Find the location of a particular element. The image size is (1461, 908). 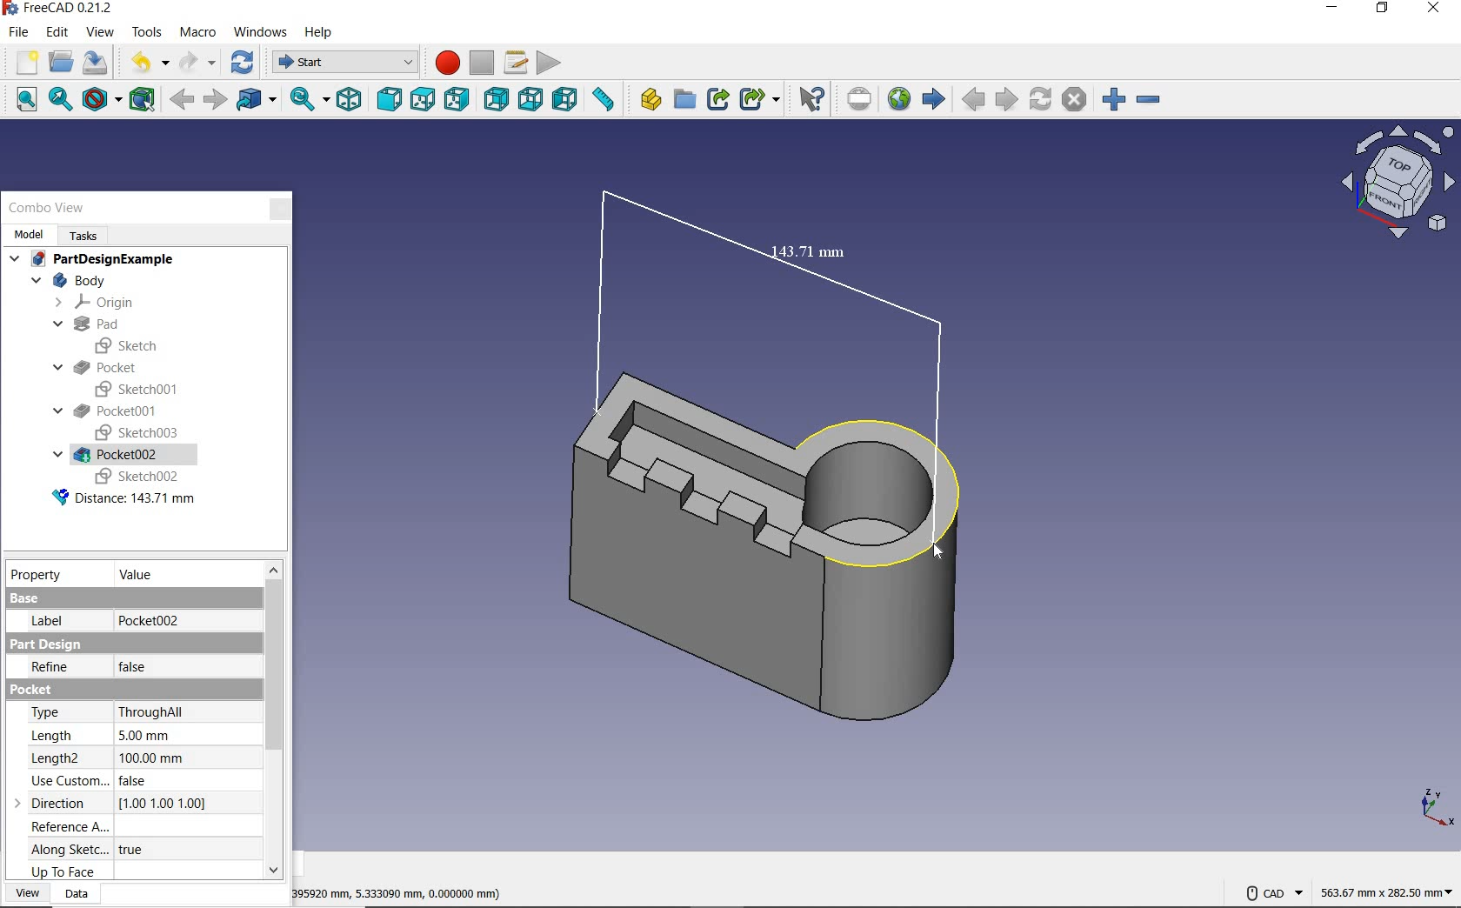

MODEL is located at coordinates (28, 234).